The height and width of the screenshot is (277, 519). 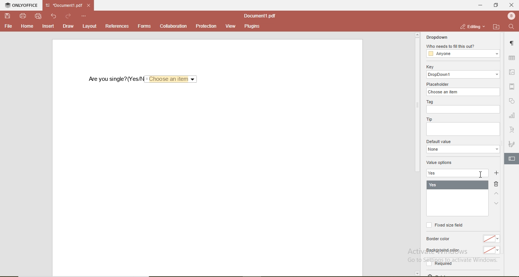 What do you see at coordinates (513, 41) in the screenshot?
I see `paragraph` at bounding box center [513, 41].